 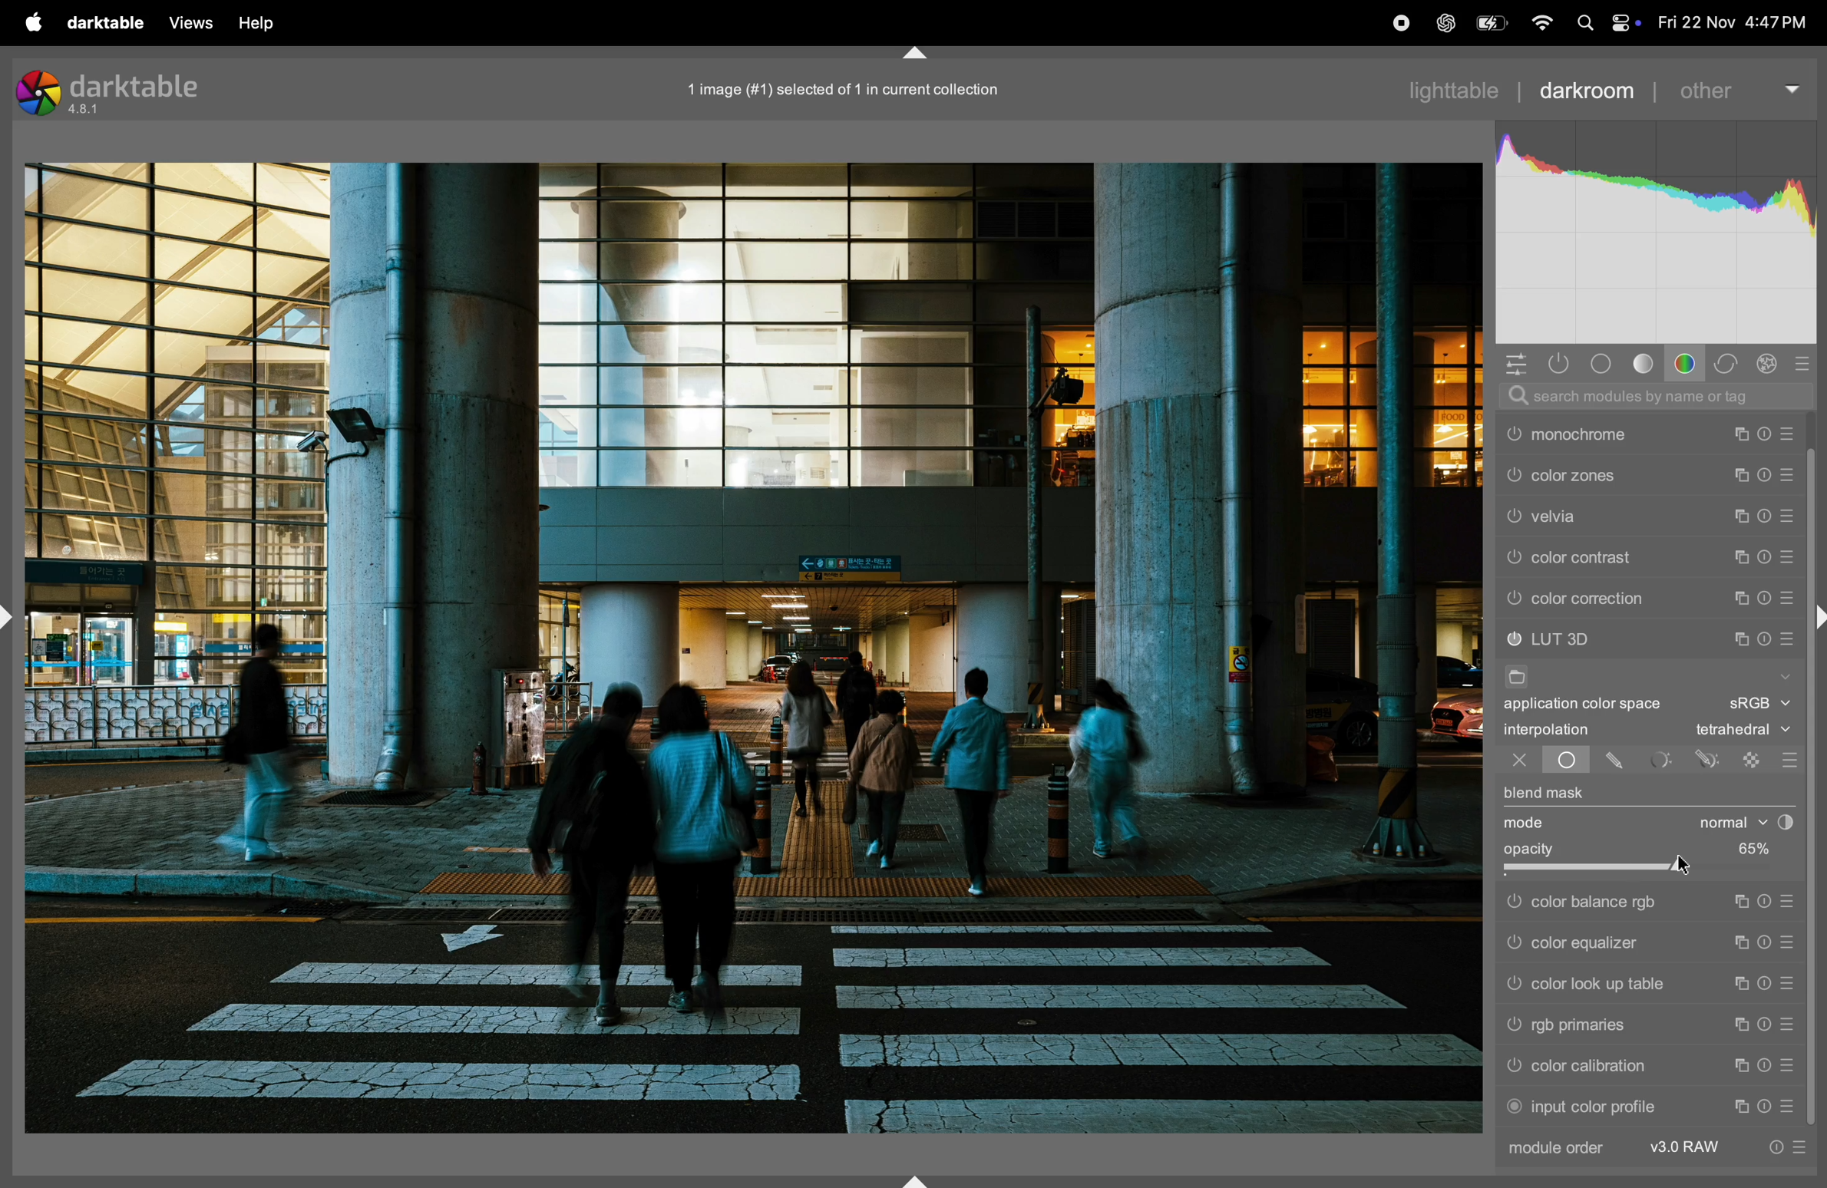 What do you see at coordinates (12, 615) in the screenshot?
I see `shift+ctrl+l` at bounding box center [12, 615].